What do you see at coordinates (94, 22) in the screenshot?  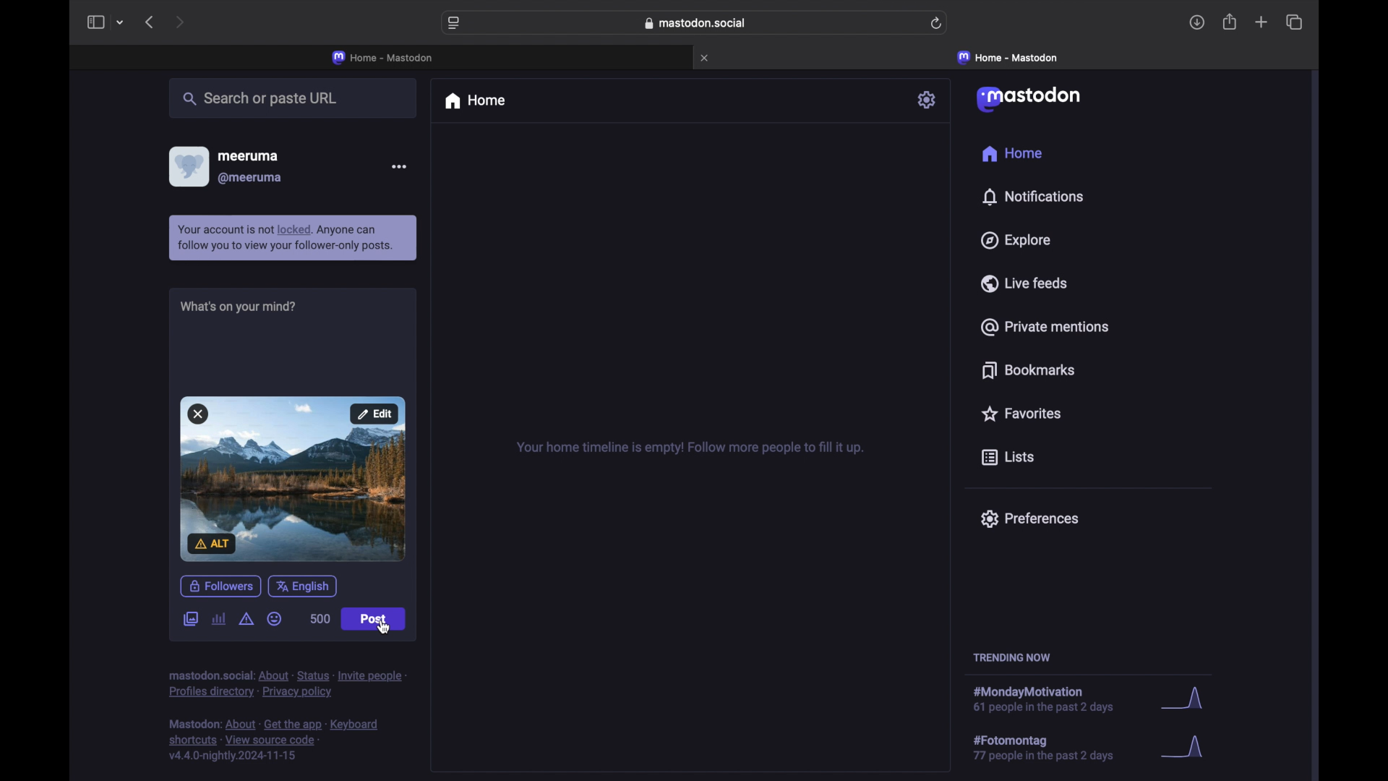 I see `sidebar` at bounding box center [94, 22].